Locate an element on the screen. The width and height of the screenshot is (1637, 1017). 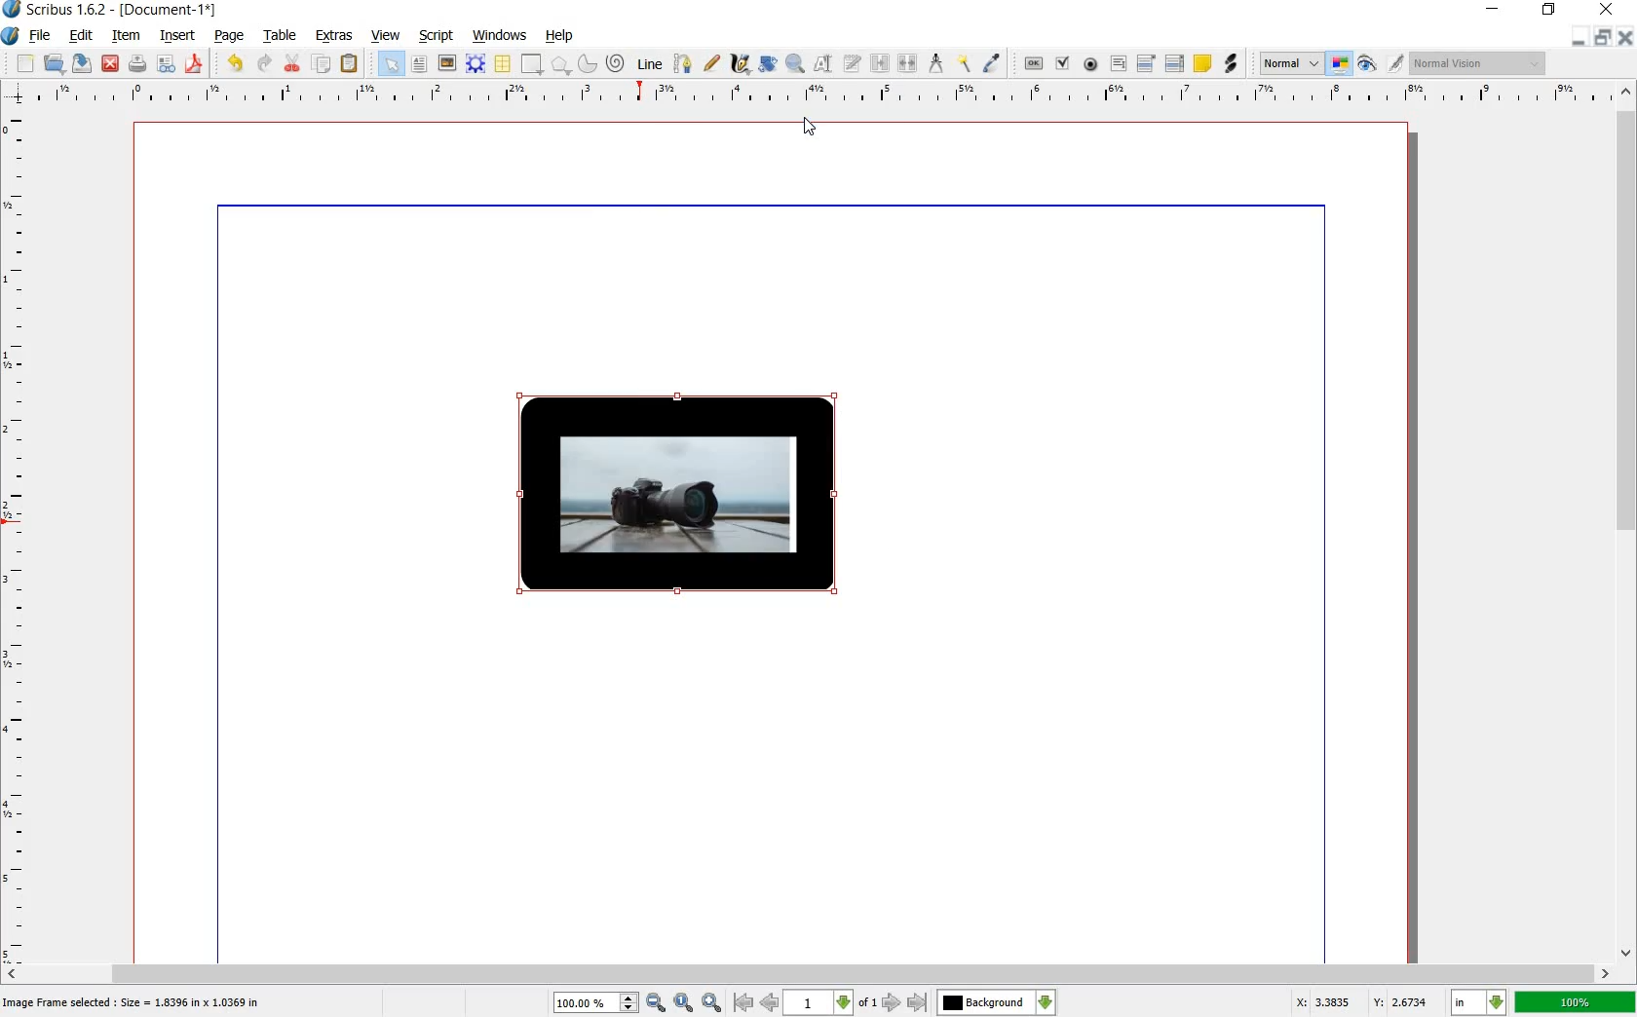
freehand line is located at coordinates (712, 64).